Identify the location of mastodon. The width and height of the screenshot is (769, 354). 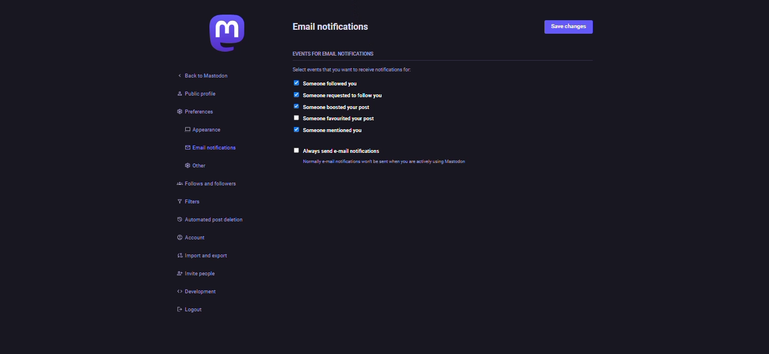
(216, 37).